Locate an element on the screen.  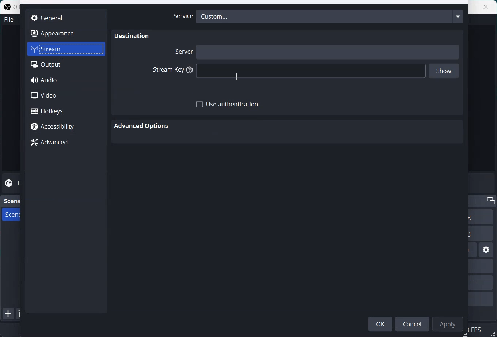
cursor is located at coordinates (237, 75).